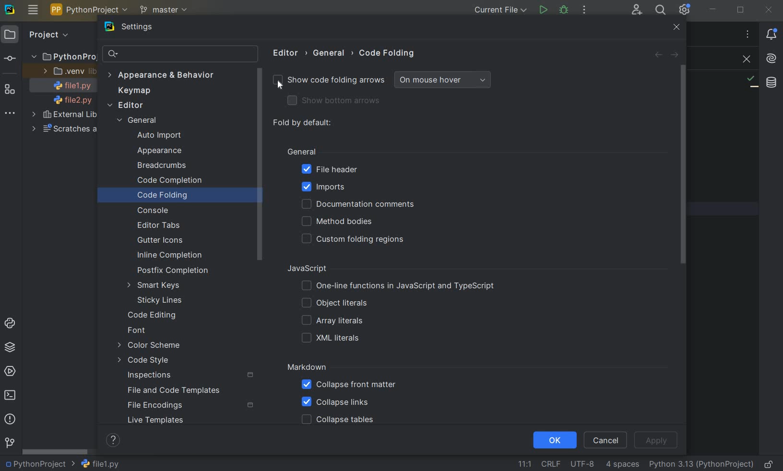  What do you see at coordinates (170, 420) in the screenshot?
I see `LIVE TEMPLATES` at bounding box center [170, 420].